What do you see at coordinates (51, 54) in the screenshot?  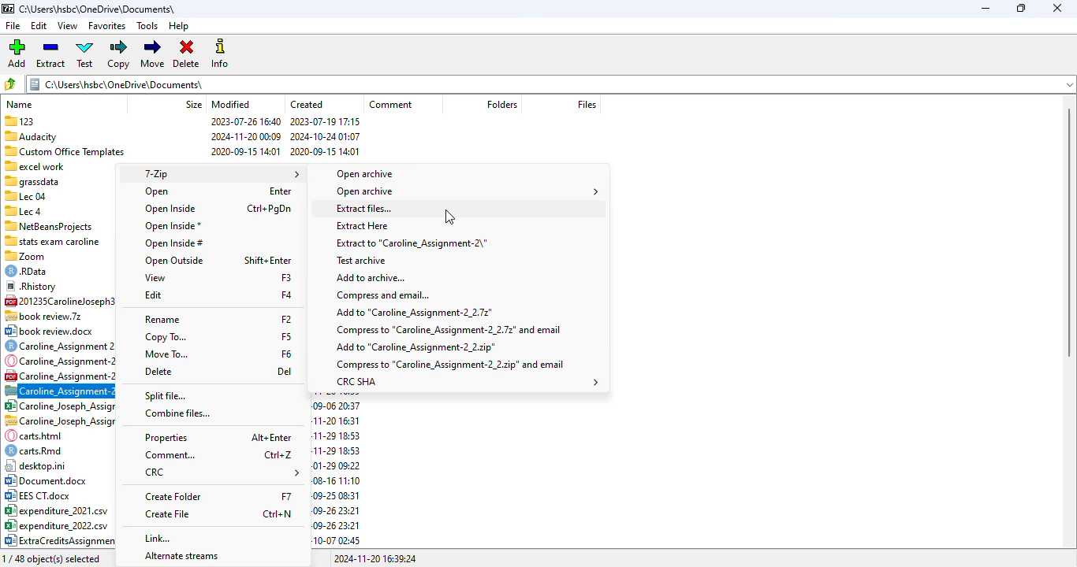 I see `extract` at bounding box center [51, 54].